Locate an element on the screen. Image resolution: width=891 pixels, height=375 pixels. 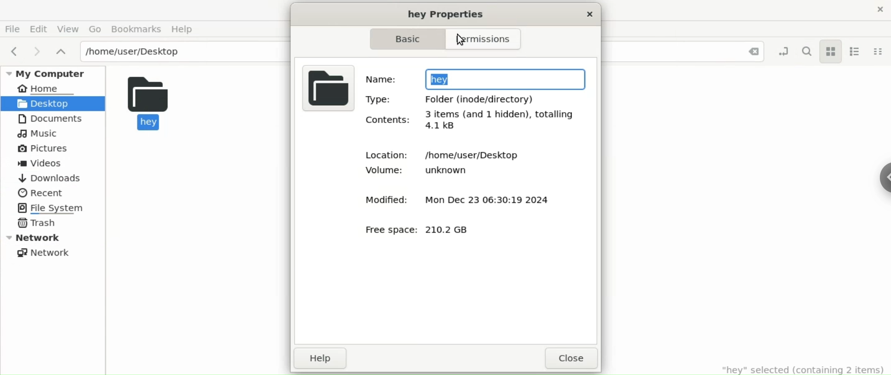
next is located at coordinates (34, 51).